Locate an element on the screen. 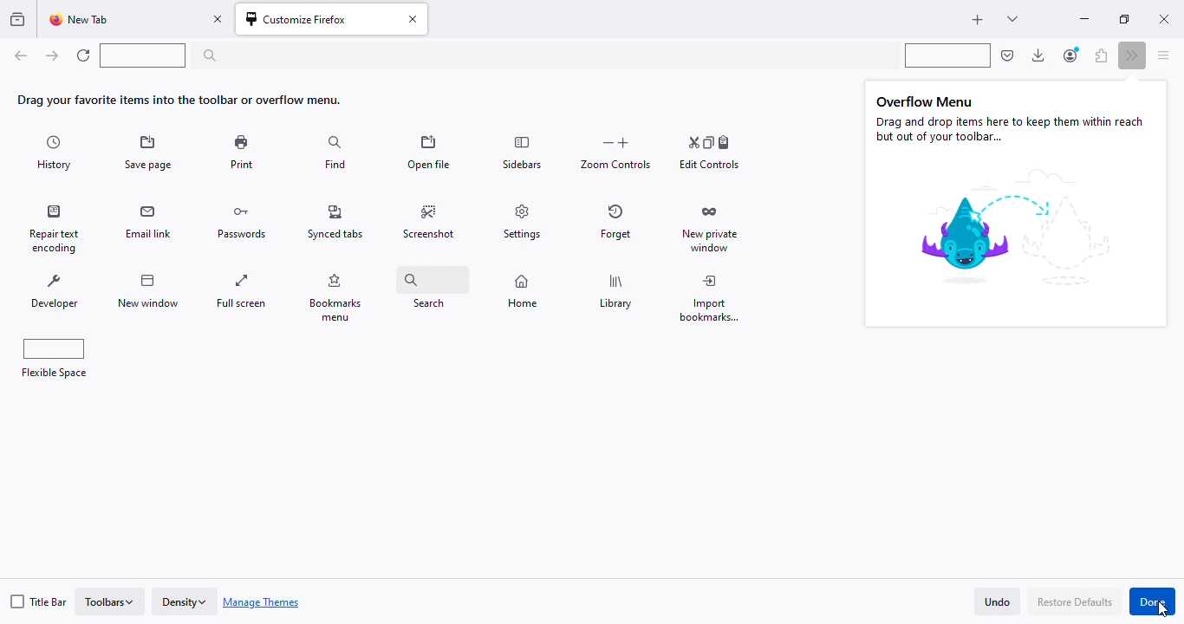 This screenshot has height=624, width=1184. minimize is located at coordinates (1084, 19).